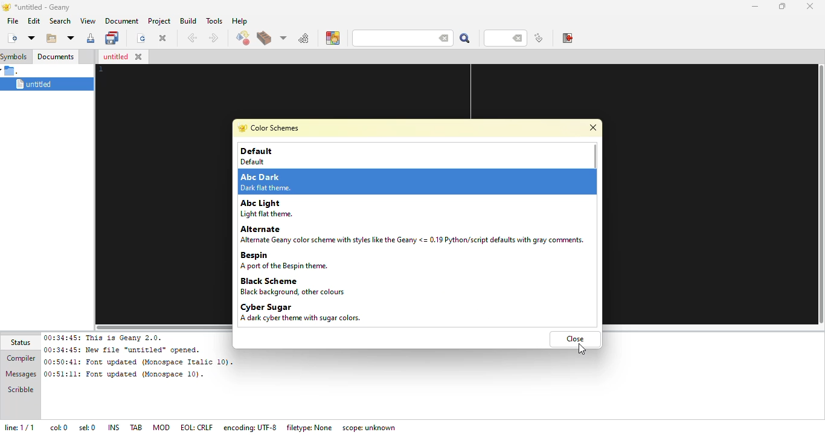 The width and height of the screenshot is (825, 435). I want to click on 00:34:45: This is Geany 2.0.00:34:45: New file “untitled” opened.00:50:41: Font updated (Monospace Italic 10). 00:51:11: Font updated (Monospace 10)., so click(138, 356).